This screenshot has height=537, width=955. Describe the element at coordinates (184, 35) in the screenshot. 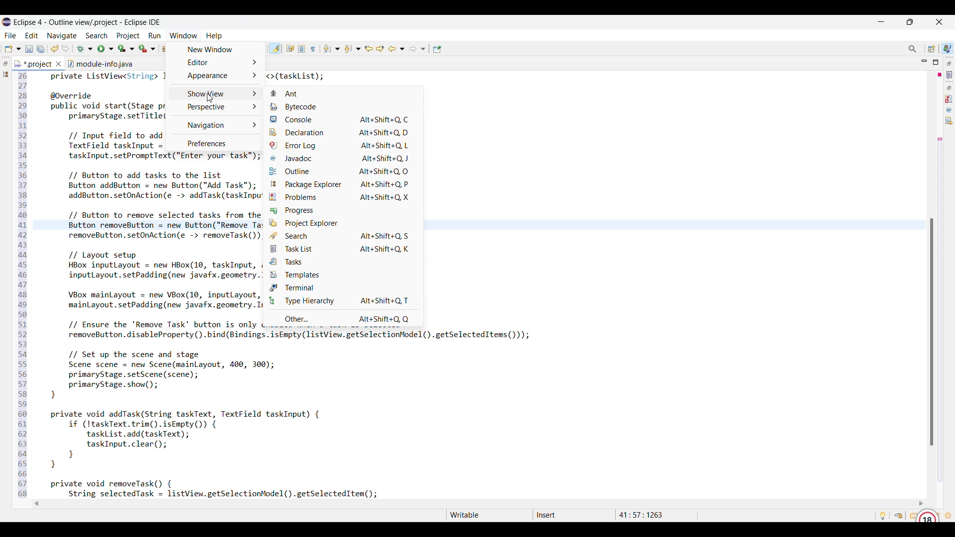

I see `Window menu` at that location.